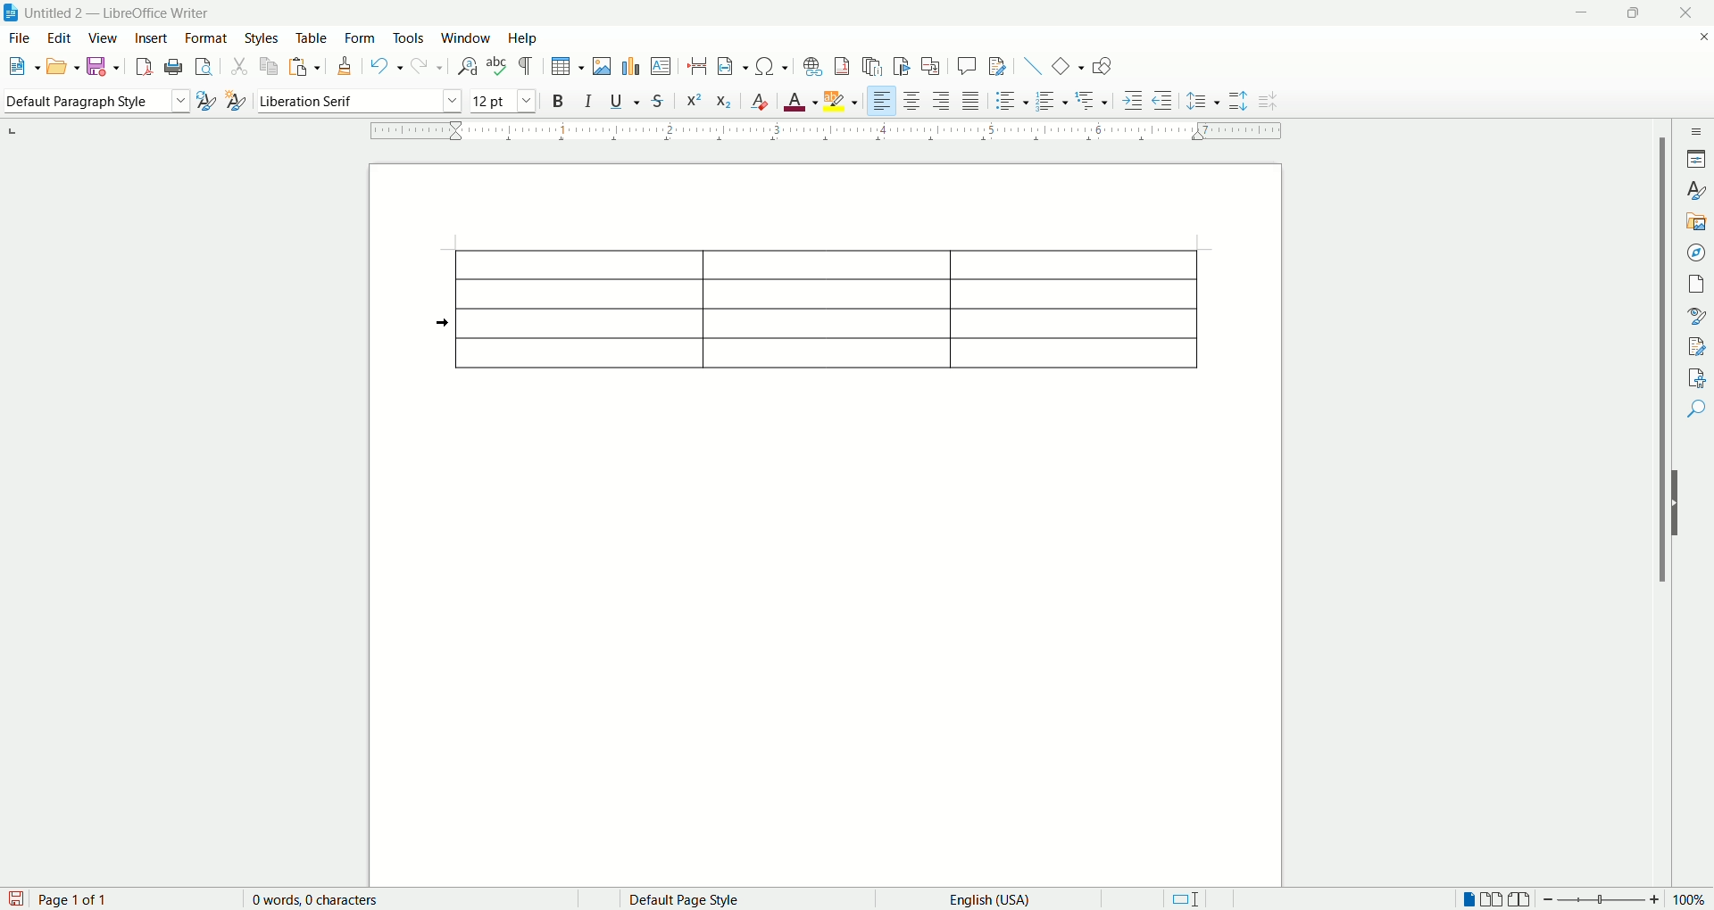  I want to click on set line spacing, so click(1202, 100).